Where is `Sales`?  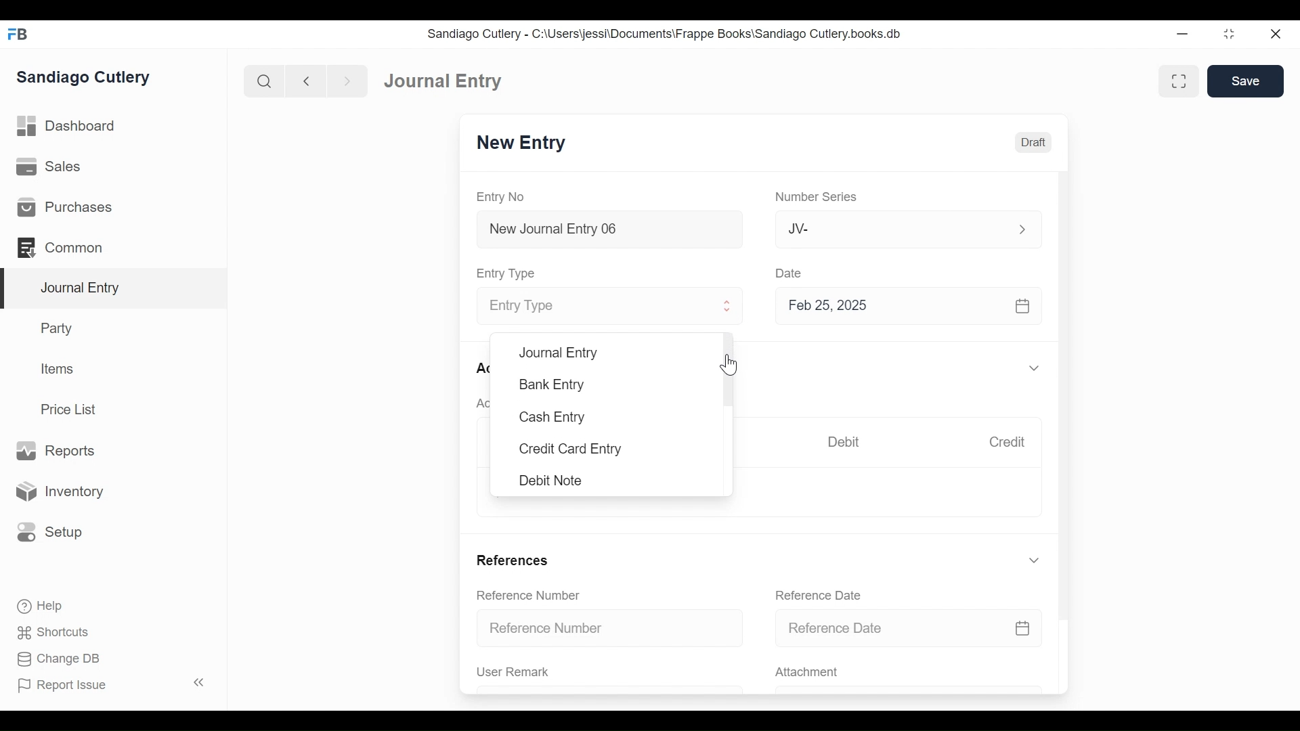 Sales is located at coordinates (53, 167).